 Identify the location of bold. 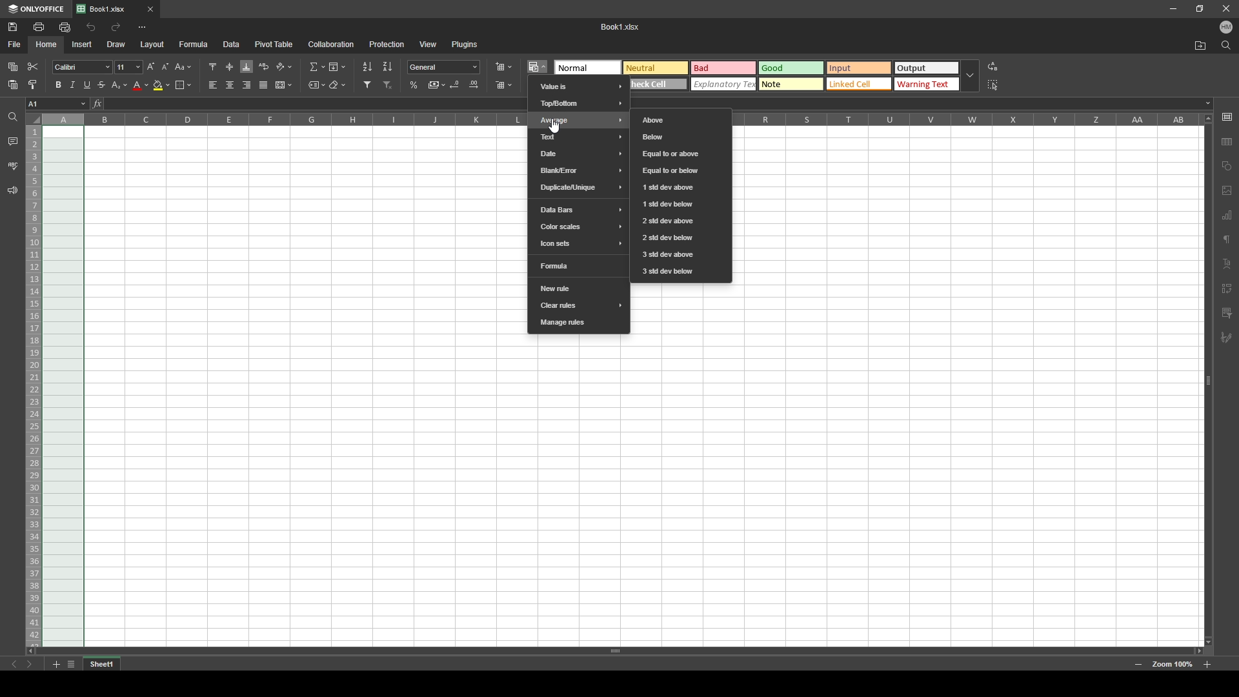
(58, 85).